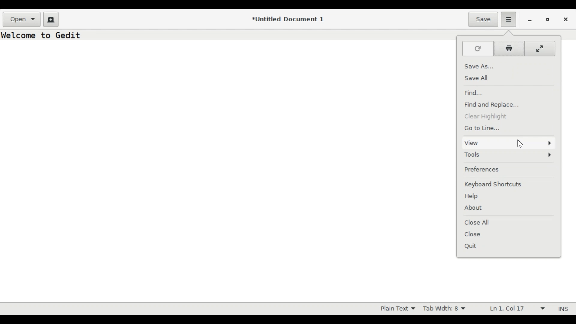 The image size is (576, 324). What do you see at coordinates (491, 117) in the screenshot?
I see `Clear Highlight` at bounding box center [491, 117].